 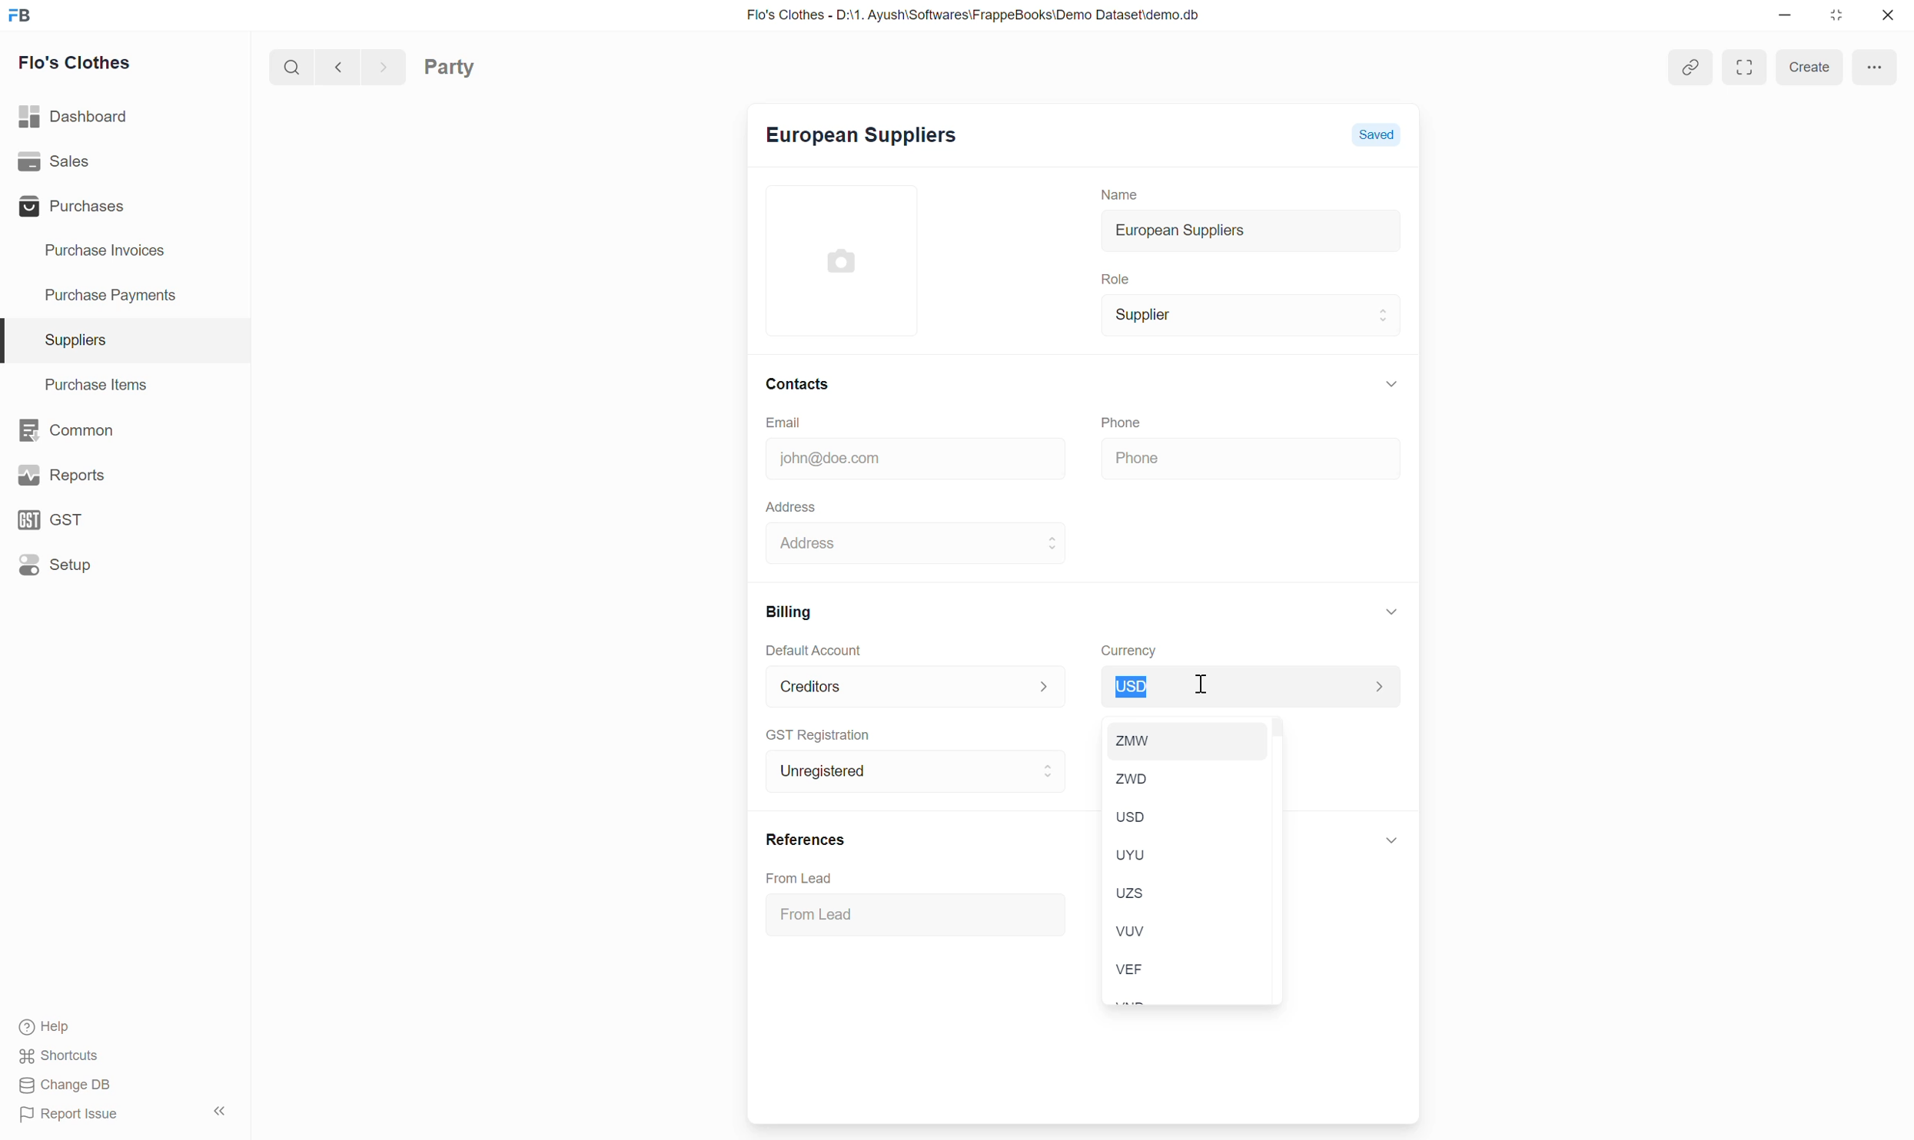 What do you see at coordinates (956, 12) in the screenshot?
I see `Flo's Clothes - D:\1. Ayush\Softwares\FrappeBooks\Demo Dataset\demo.db` at bounding box center [956, 12].